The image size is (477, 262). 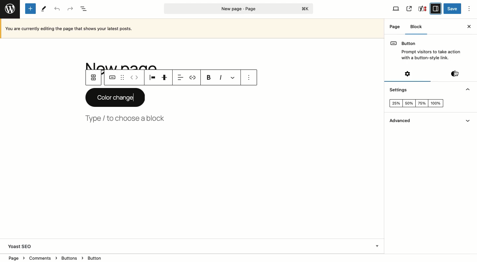 What do you see at coordinates (165, 77) in the screenshot?
I see `Justification` at bounding box center [165, 77].